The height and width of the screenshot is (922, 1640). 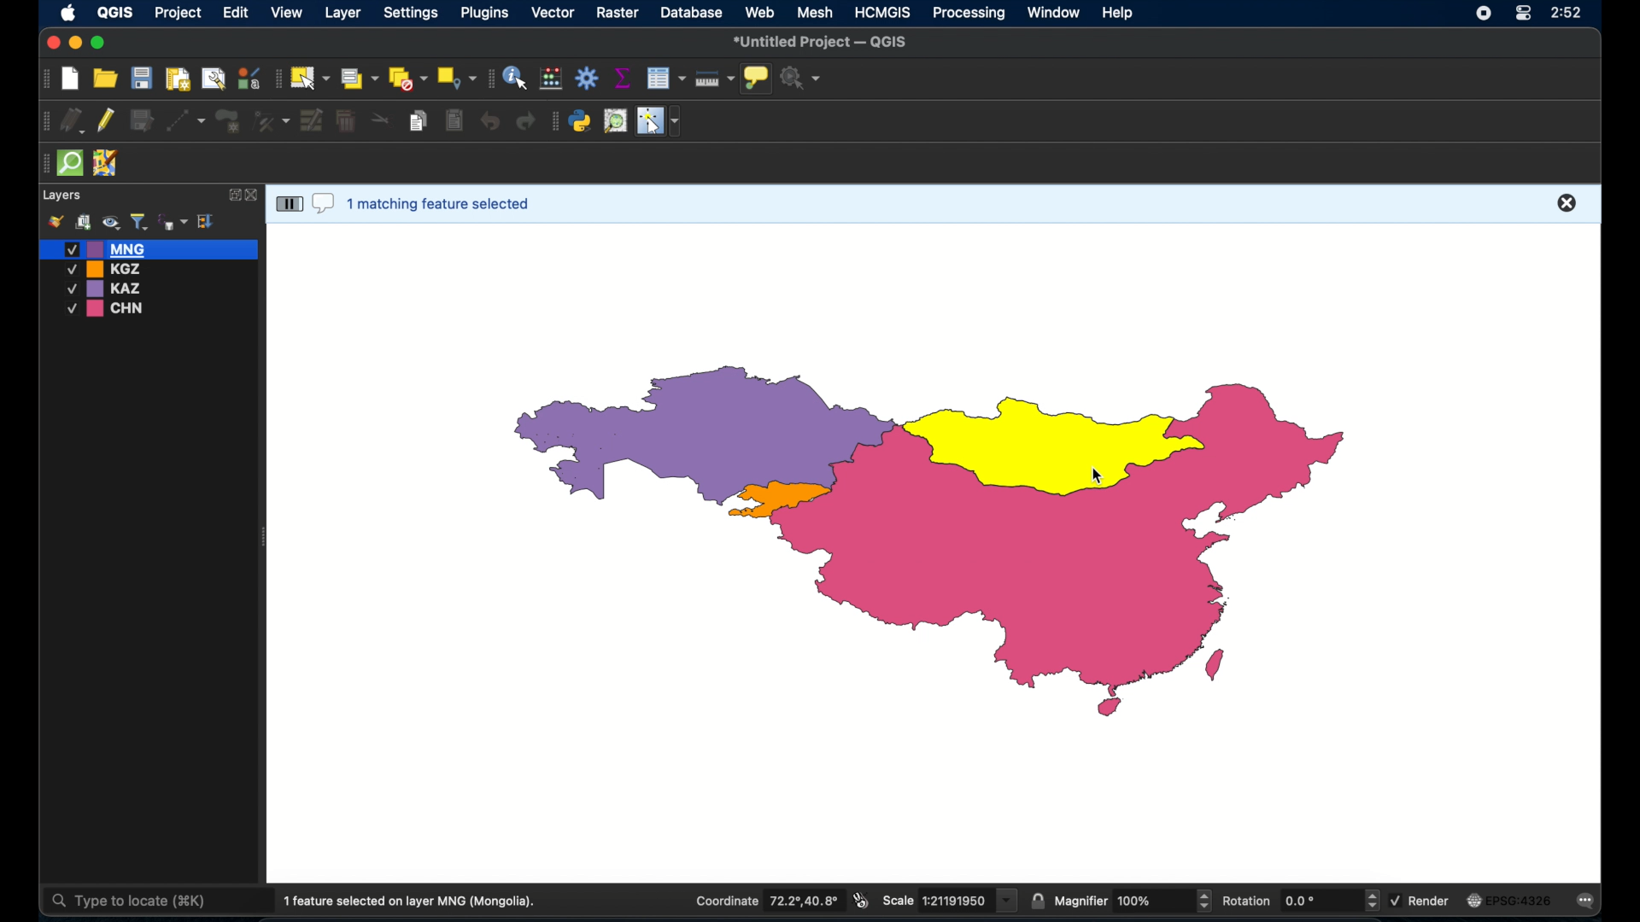 I want to click on lock scale, so click(x=1038, y=902).